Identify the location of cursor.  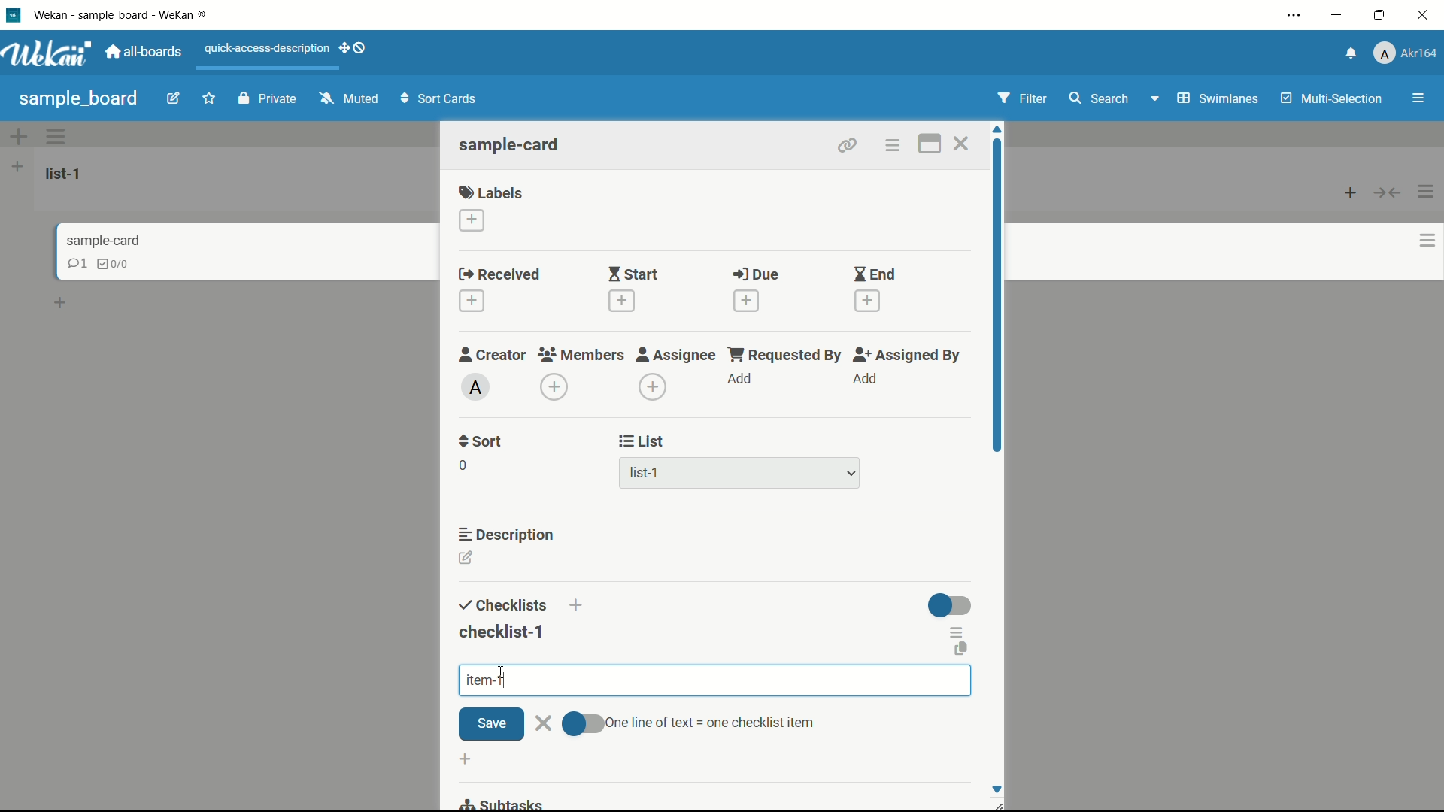
(503, 670).